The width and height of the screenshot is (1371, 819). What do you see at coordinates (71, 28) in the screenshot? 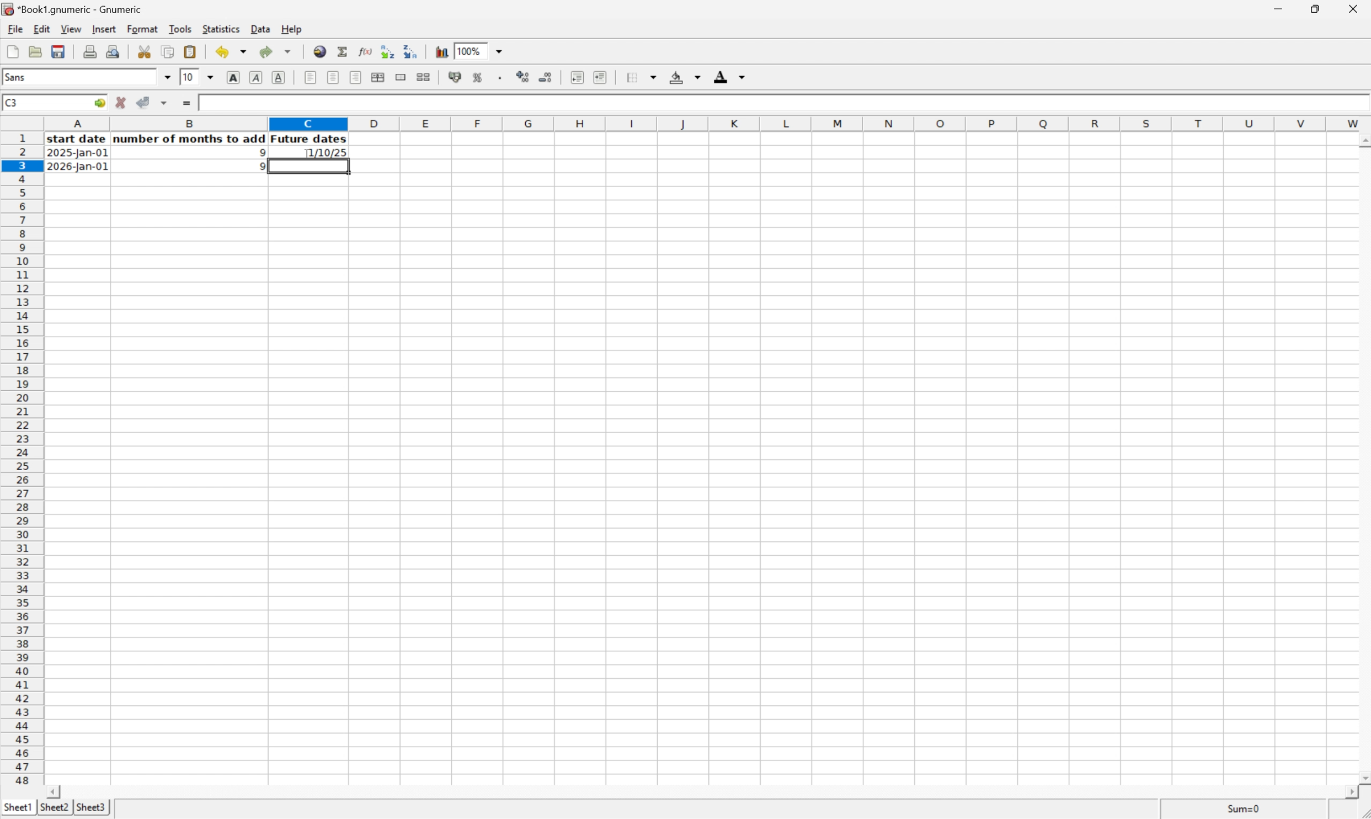
I see `View` at bounding box center [71, 28].